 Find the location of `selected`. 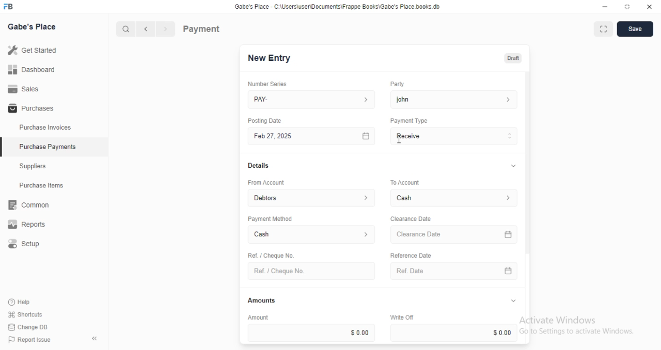

selected is located at coordinates (4, 148).